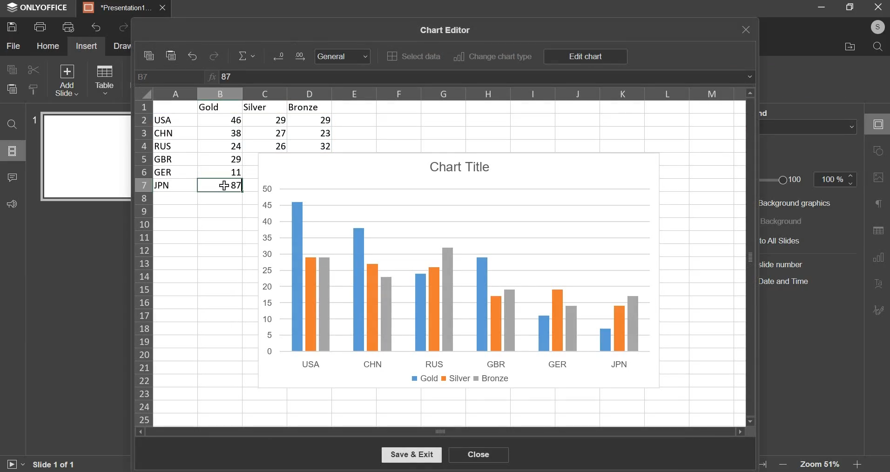 Image resolution: width=890 pixels, height=472 pixels. What do you see at coordinates (878, 310) in the screenshot?
I see `signature` at bounding box center [878, 310].